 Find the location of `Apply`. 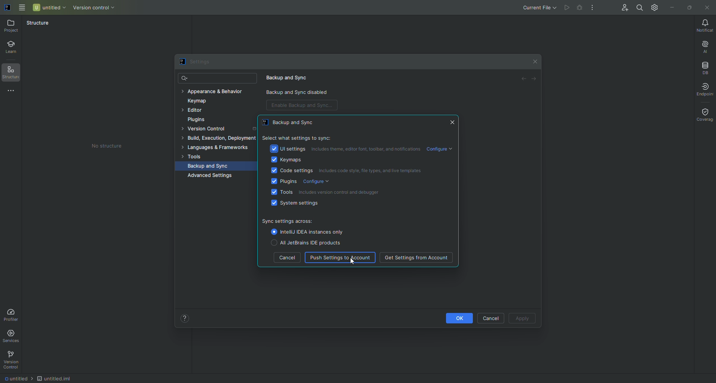

Apply is located at coordinates (523, 318).